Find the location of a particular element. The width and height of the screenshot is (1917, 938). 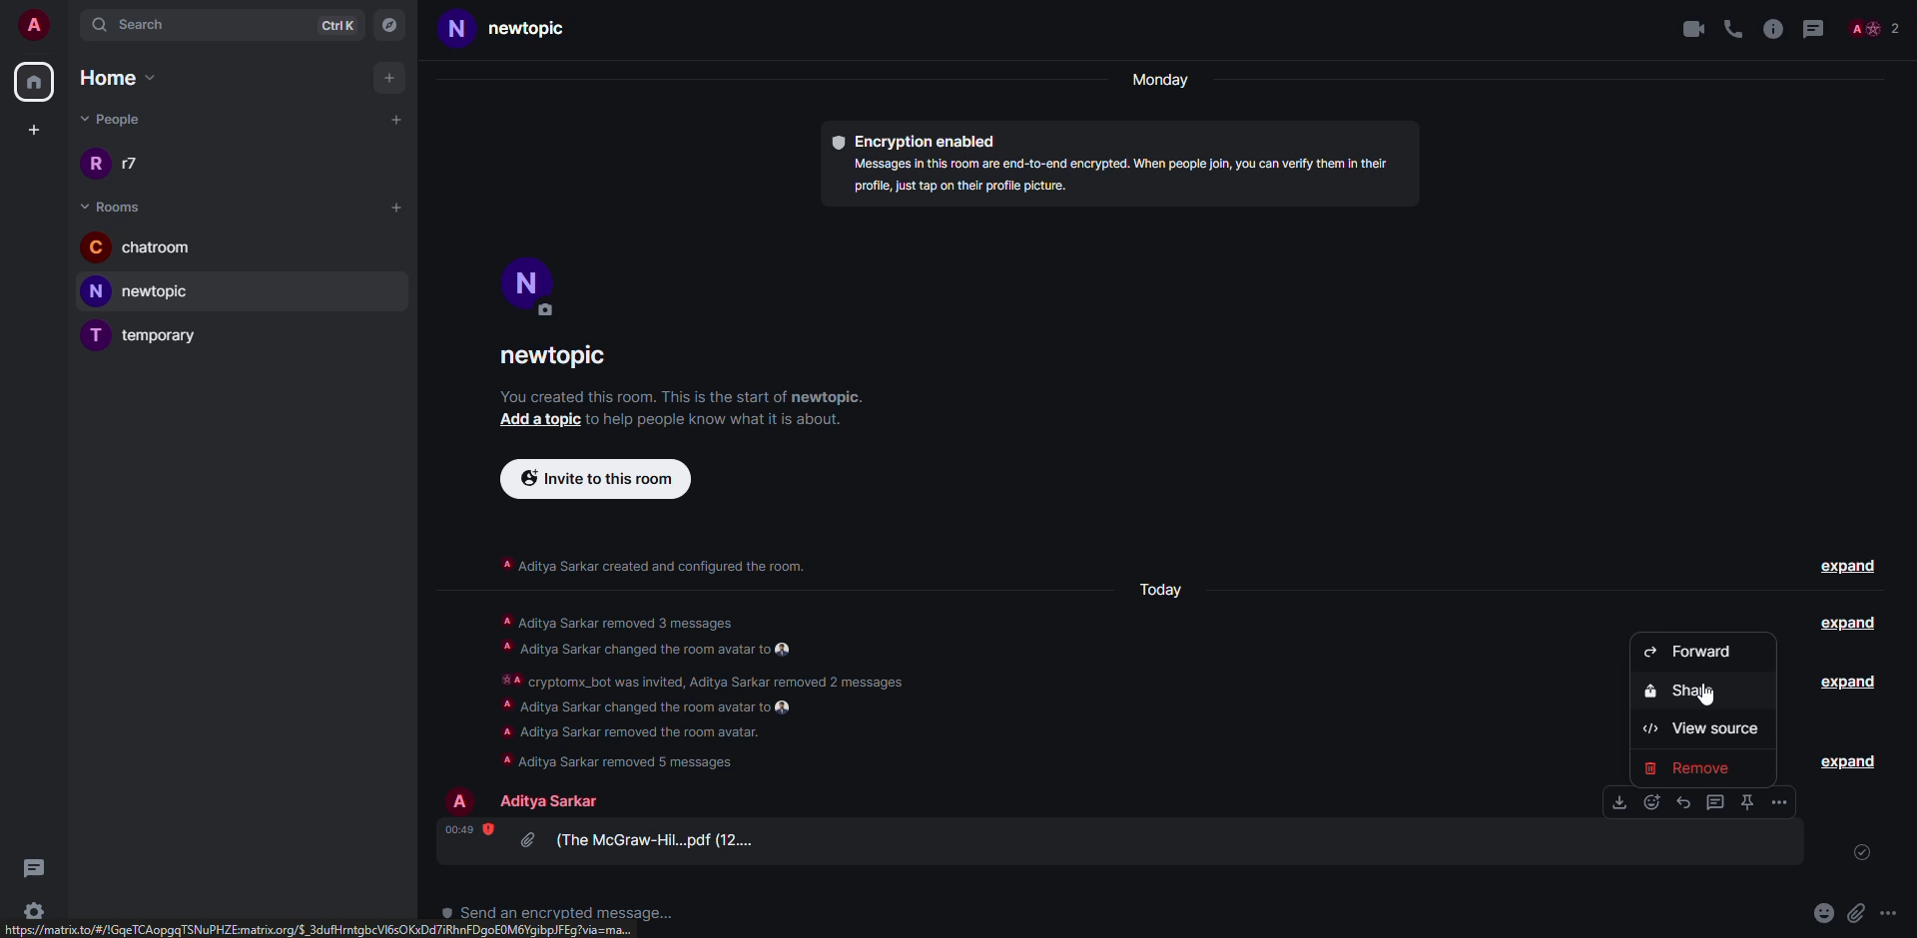

encryption enabled is located at coordinates (931, 139).